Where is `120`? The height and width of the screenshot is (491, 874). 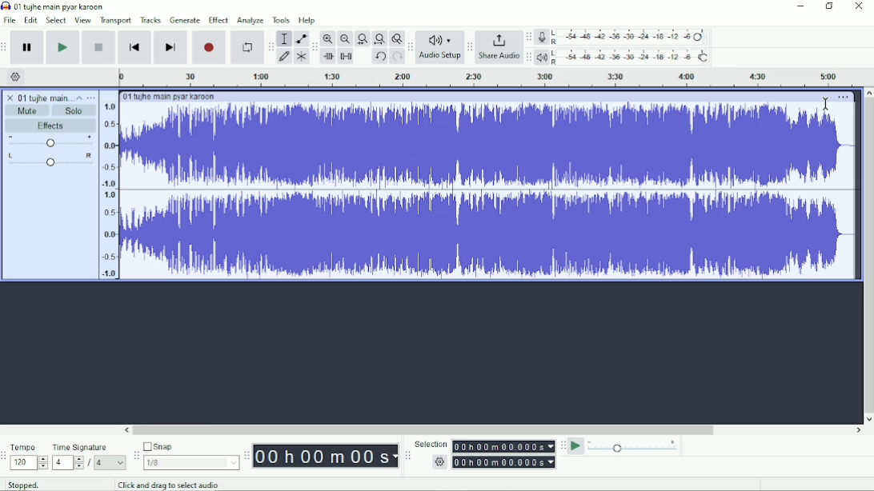 120 is located at coordinates (30, 462).